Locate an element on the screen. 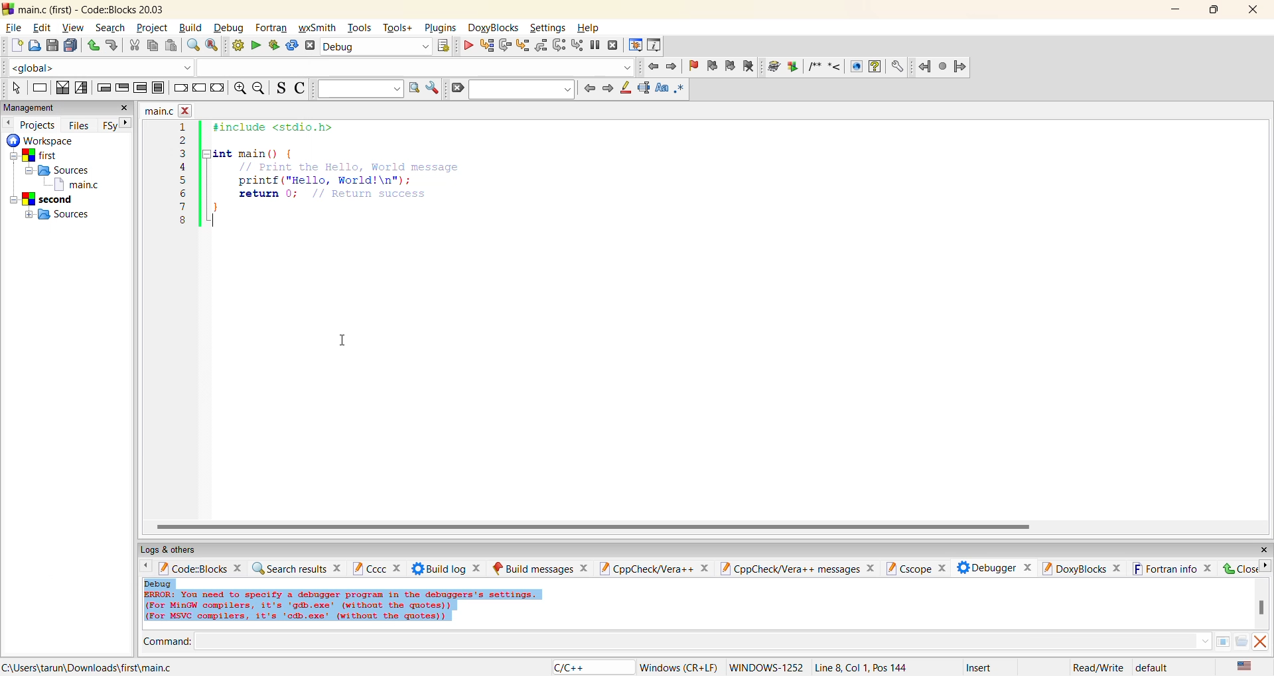  fortran info is located at coordinates (1168, 568).